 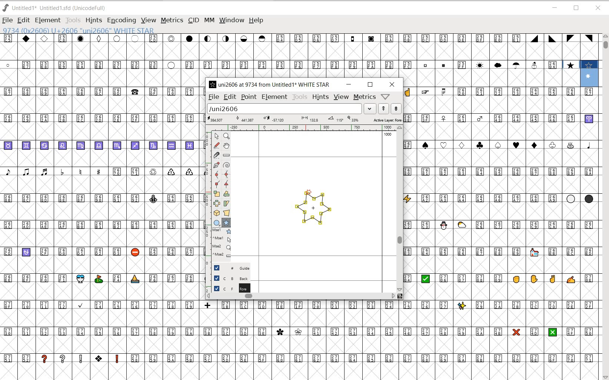 I want to click on help/window, so click(x=385, y=96).